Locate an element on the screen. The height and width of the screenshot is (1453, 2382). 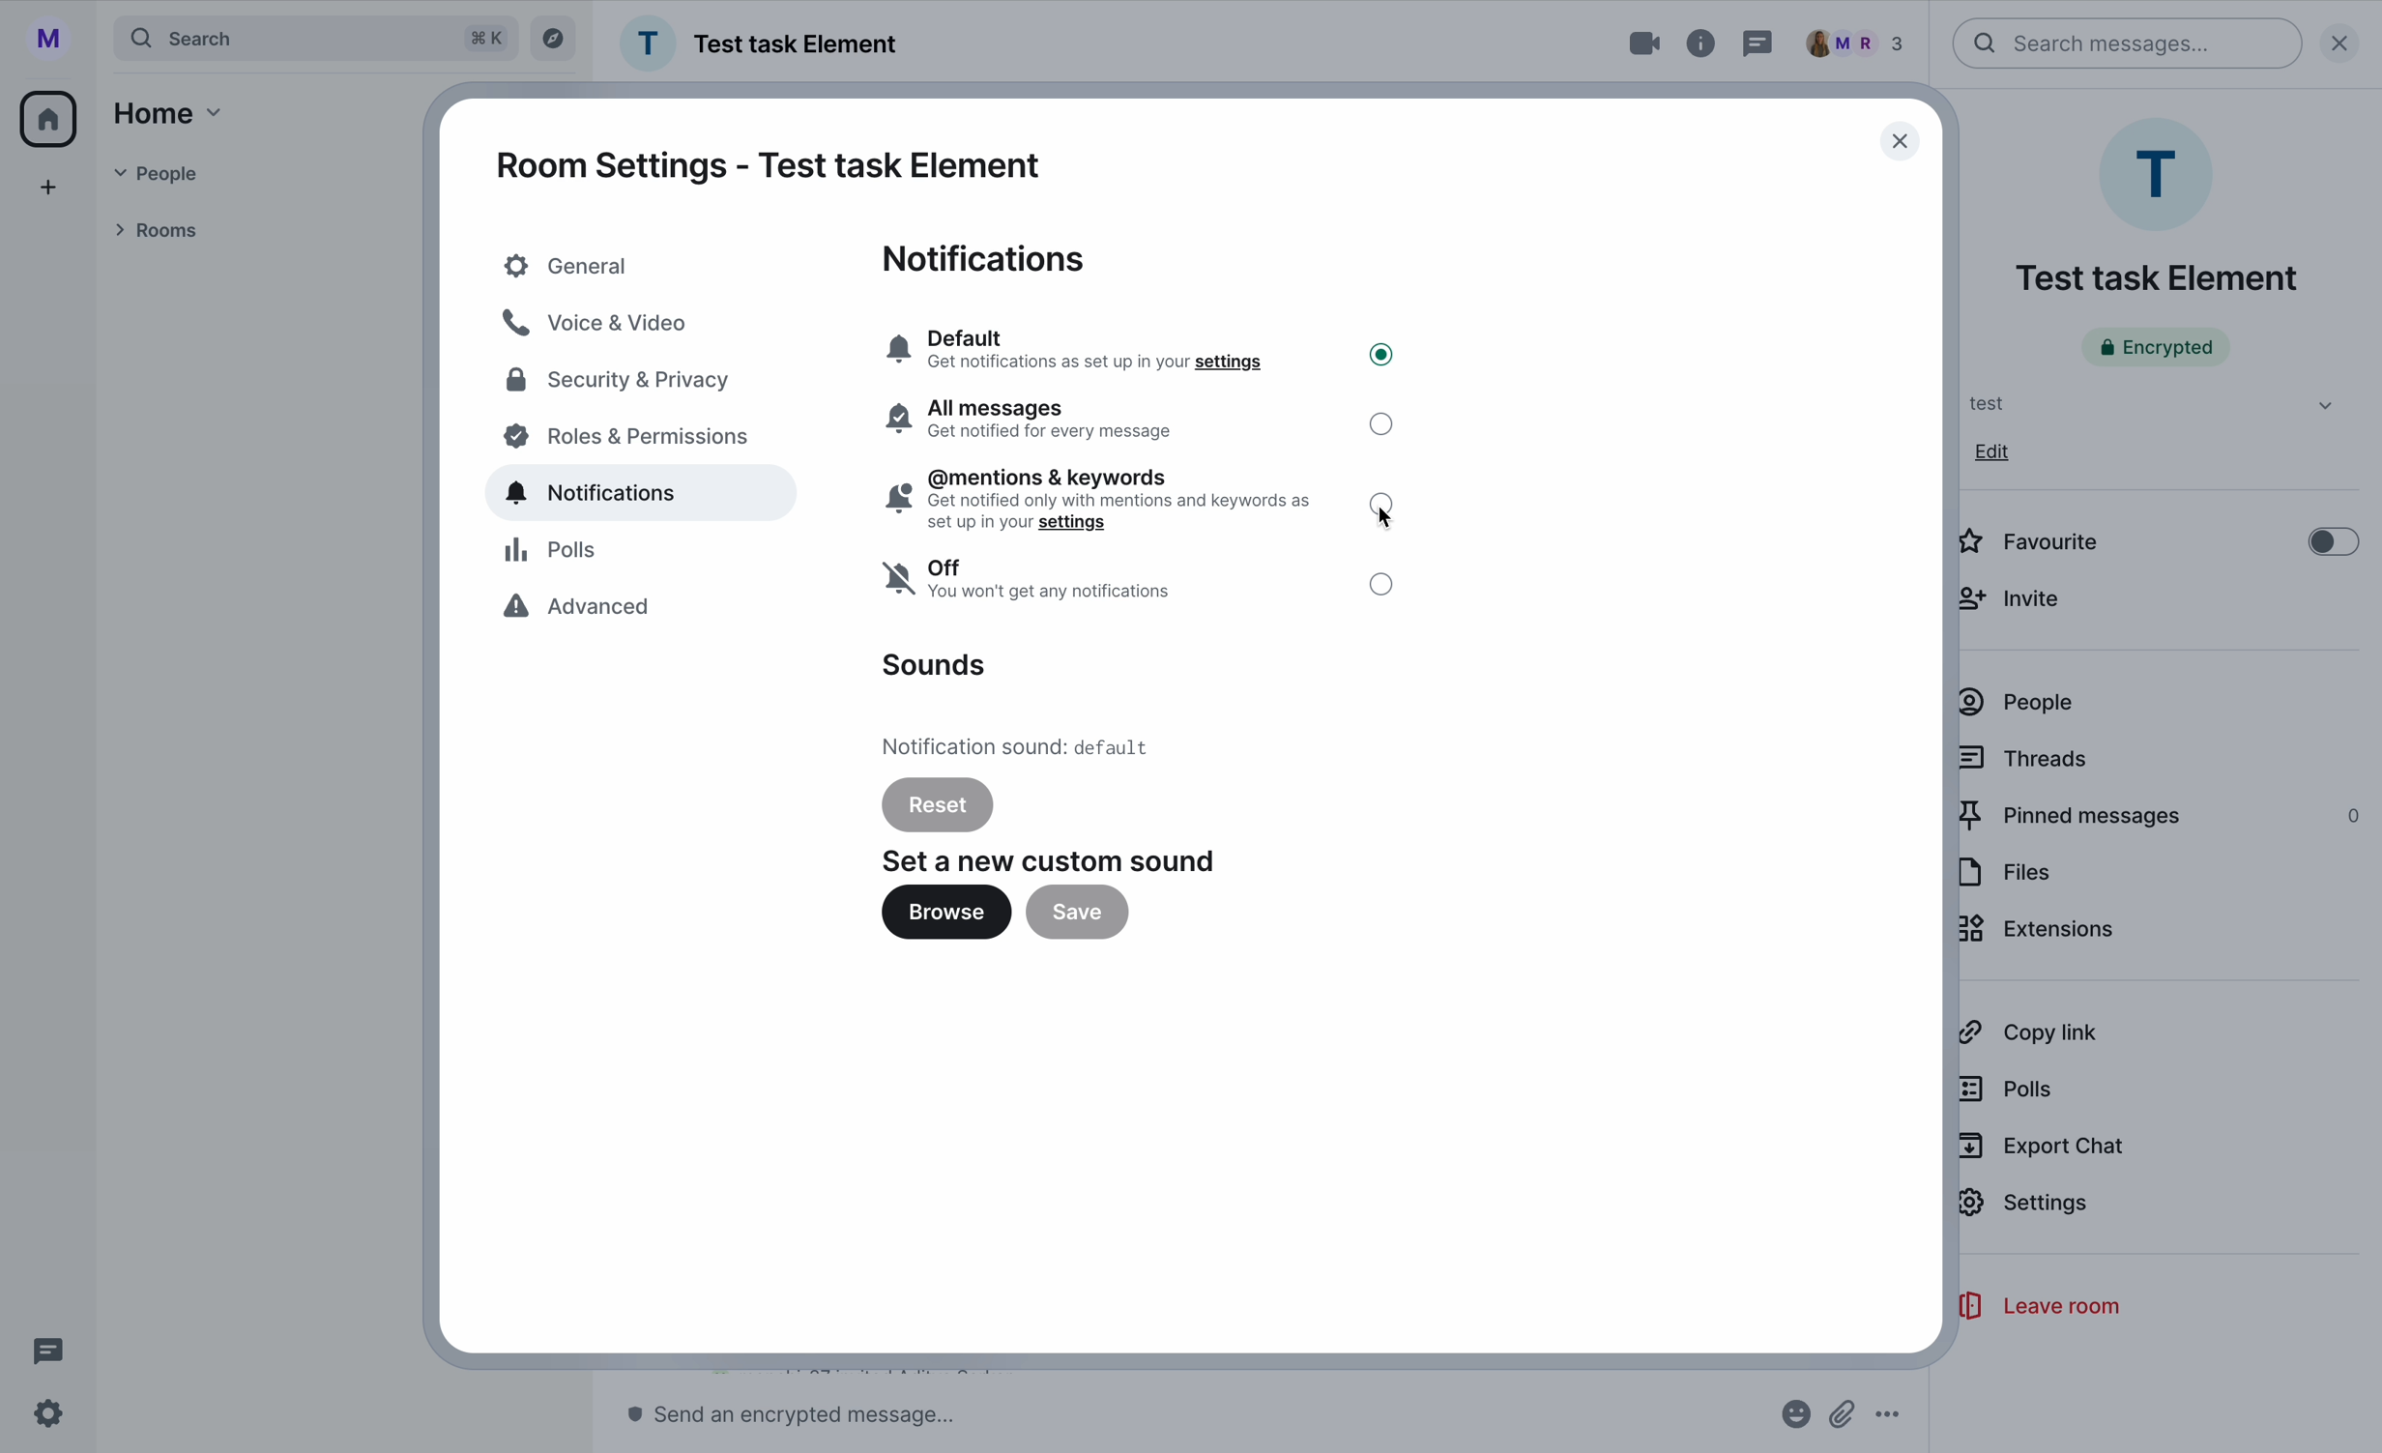
send message is located at coordinates (802, 1415).